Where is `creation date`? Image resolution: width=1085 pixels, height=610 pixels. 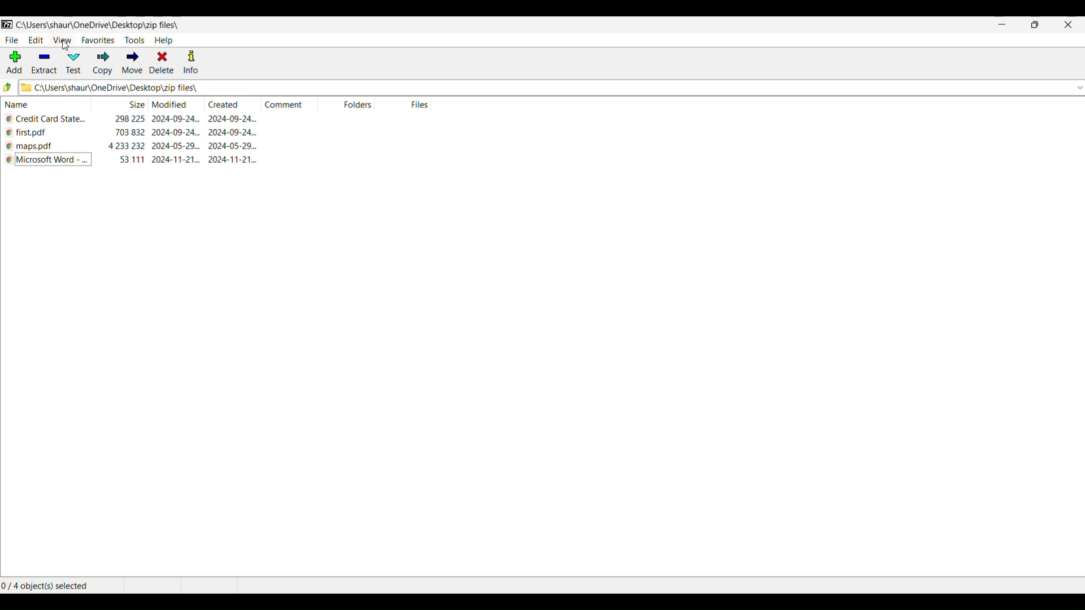 creation date is located at coordinates (236, 133).